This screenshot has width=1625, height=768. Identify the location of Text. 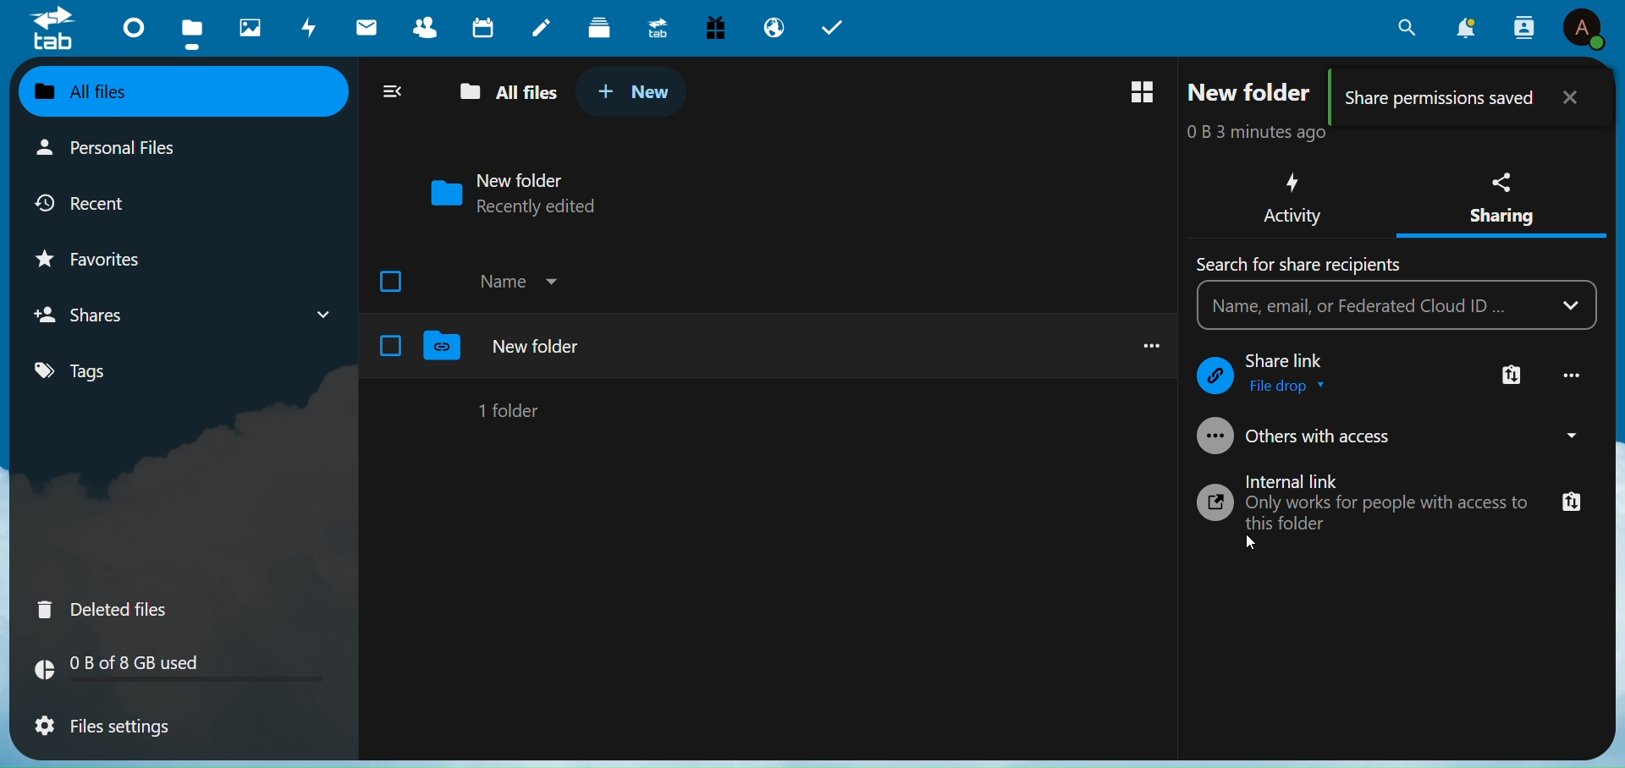
(1299, 264).